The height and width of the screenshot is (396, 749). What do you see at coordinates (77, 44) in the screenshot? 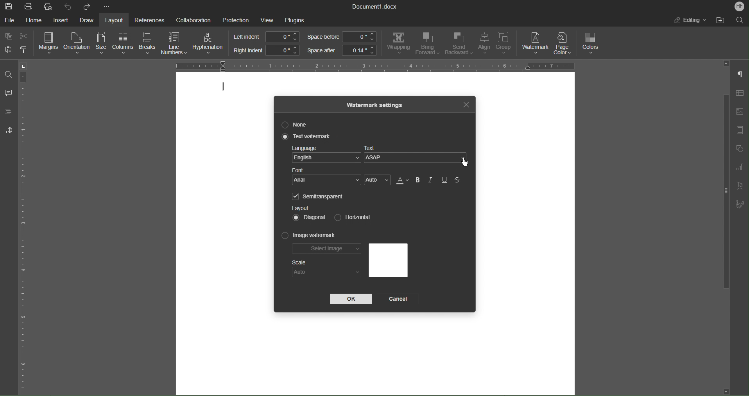
I see `Orientation` at bounding box center [77, 44].